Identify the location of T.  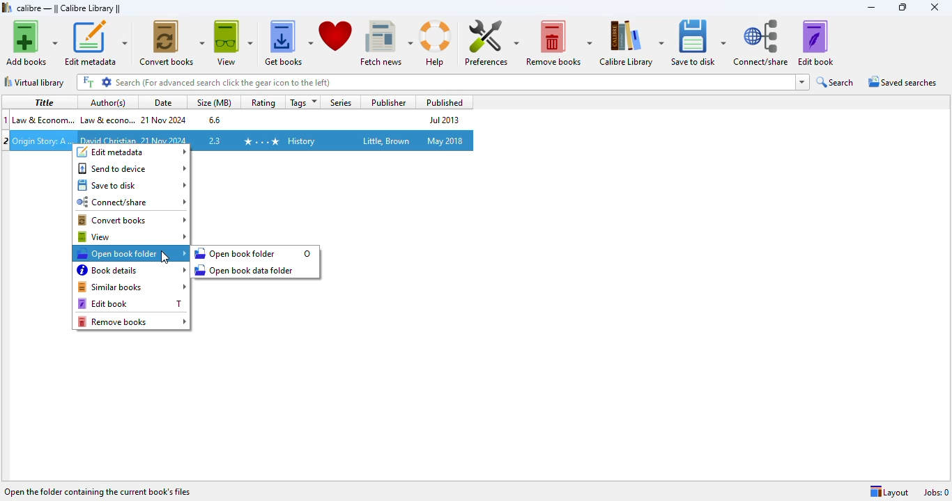
(178, 303).